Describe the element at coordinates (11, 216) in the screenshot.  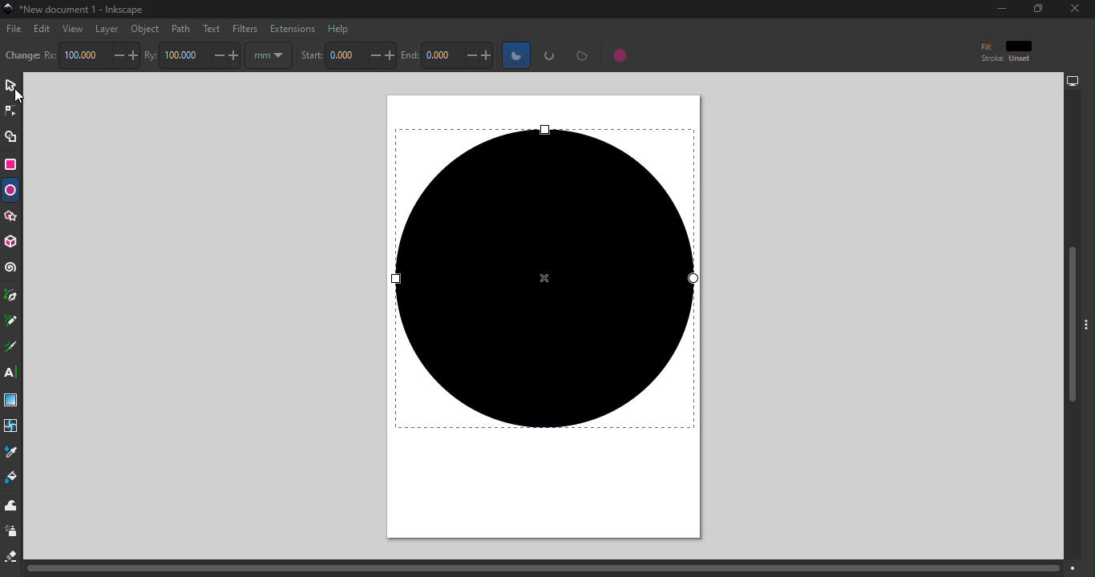
I see `star/polygon tool` at that location.